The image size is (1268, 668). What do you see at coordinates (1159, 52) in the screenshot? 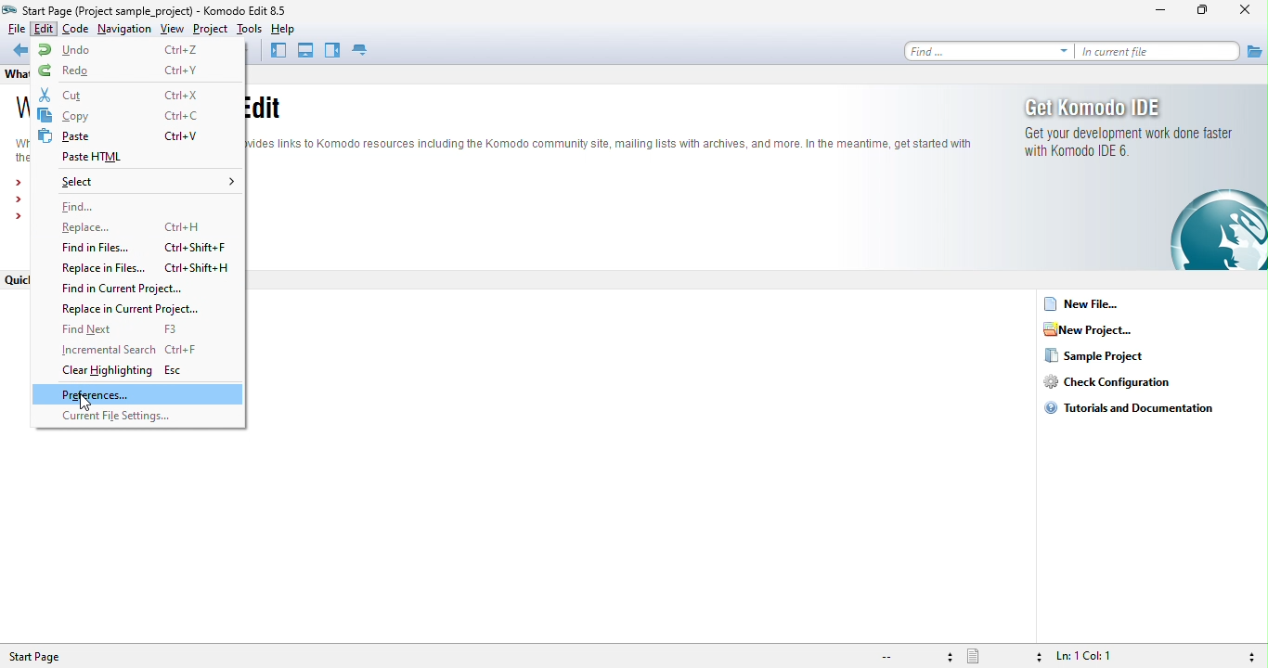
I see `in current file` at bounding box center [1159, 52].